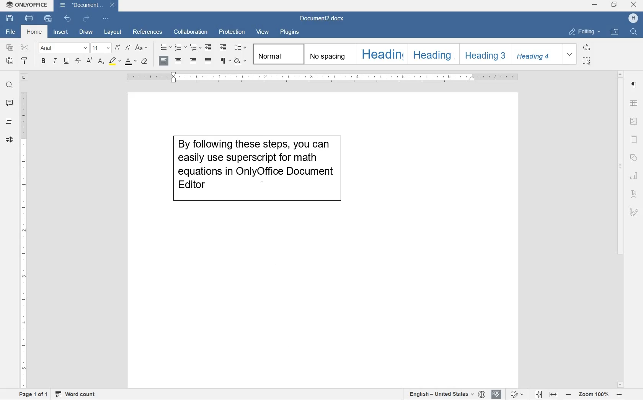  I want to click on HP, so click(633, 18).